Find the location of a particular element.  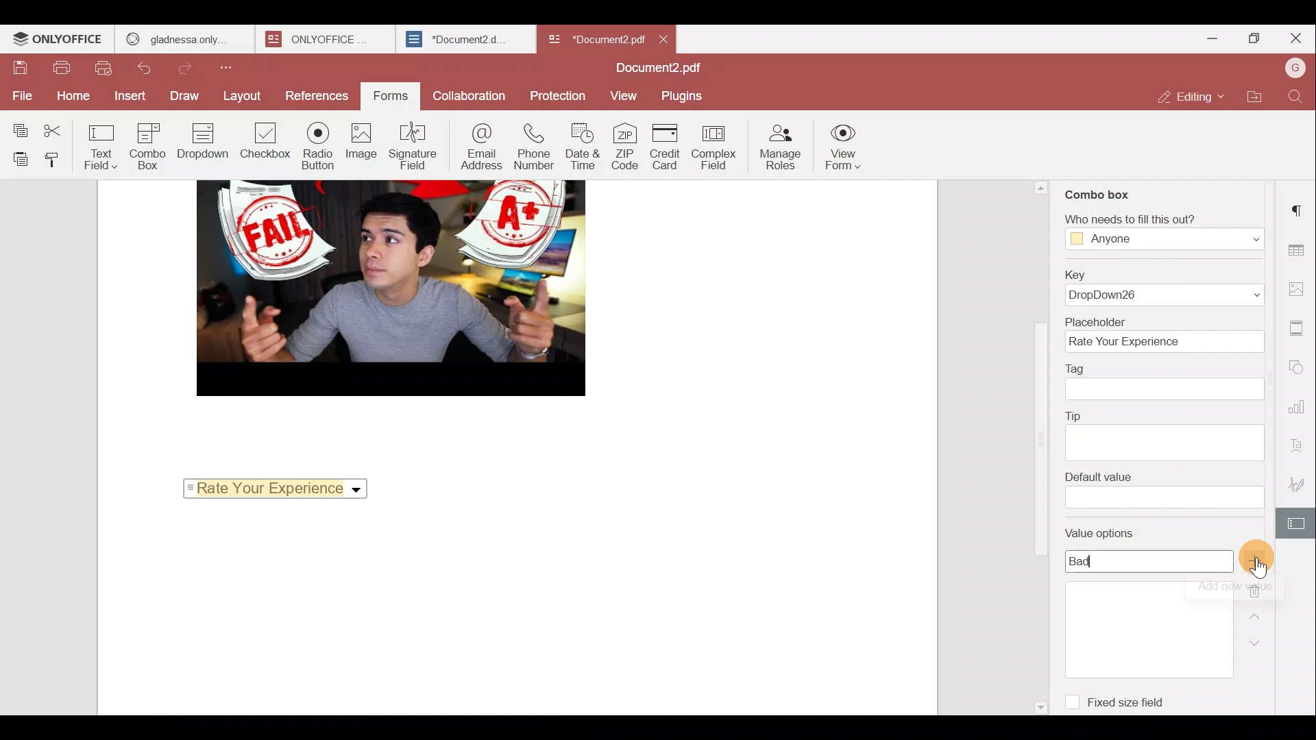

Copy is located at coordinates (20, 127).